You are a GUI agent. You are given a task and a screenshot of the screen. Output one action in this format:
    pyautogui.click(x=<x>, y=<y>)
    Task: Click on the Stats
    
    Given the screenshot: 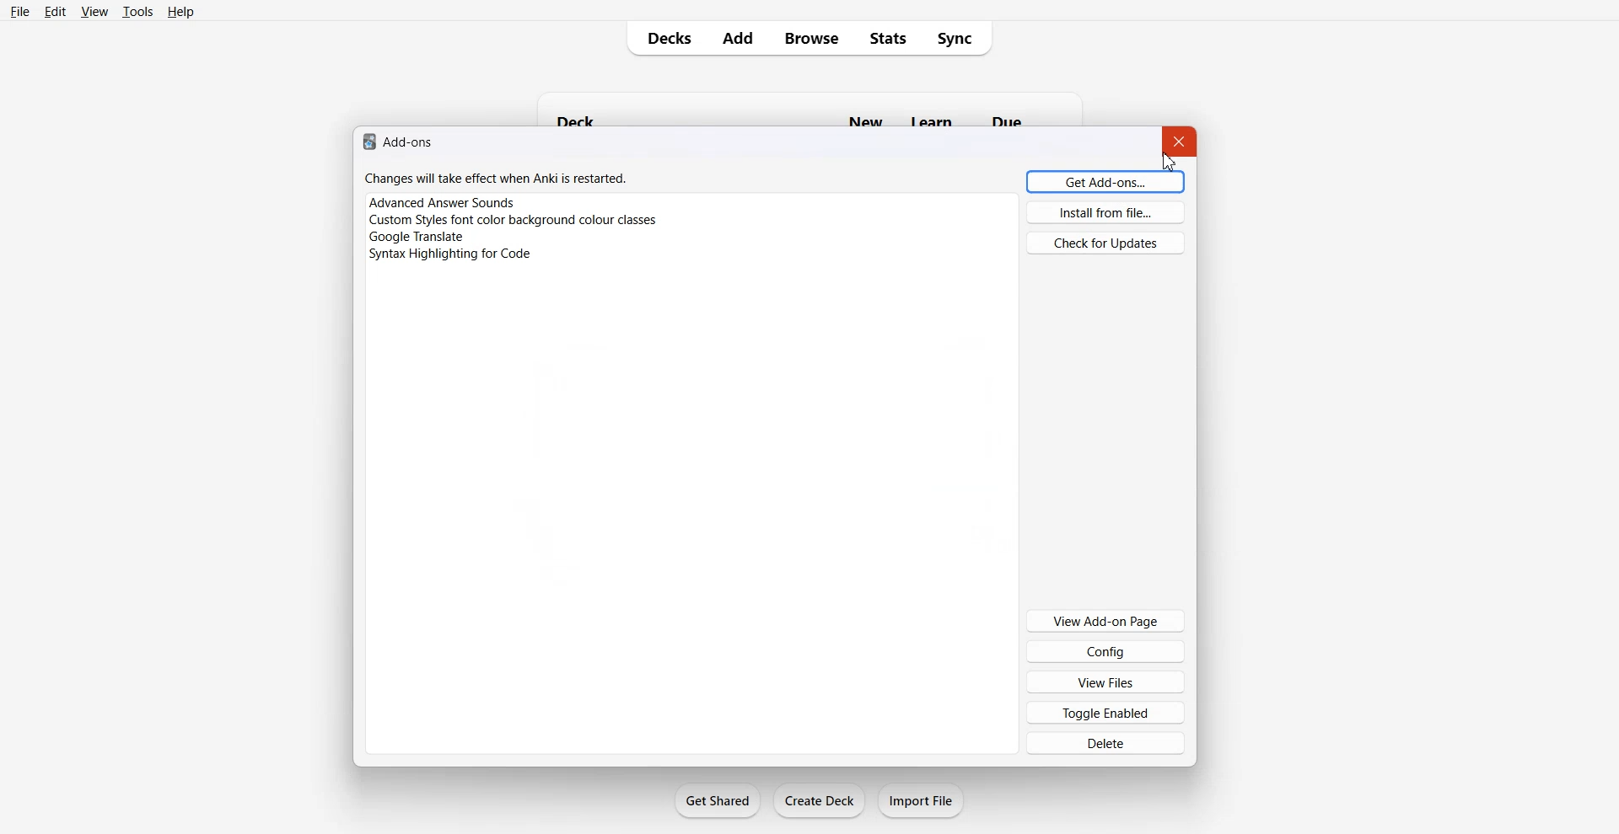 What is the action you would take?
    pyautogui.click(x=887, y=38)
    